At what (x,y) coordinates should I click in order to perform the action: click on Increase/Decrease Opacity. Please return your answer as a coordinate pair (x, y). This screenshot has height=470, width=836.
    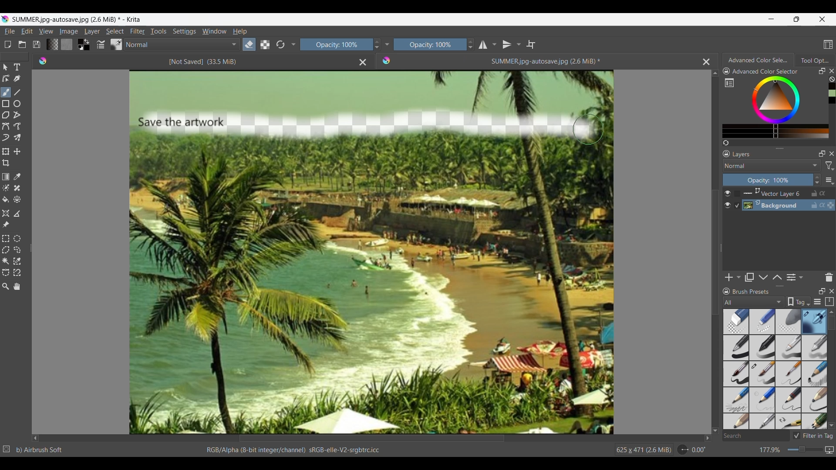
    Looking at the image, I should click on (376, 45).